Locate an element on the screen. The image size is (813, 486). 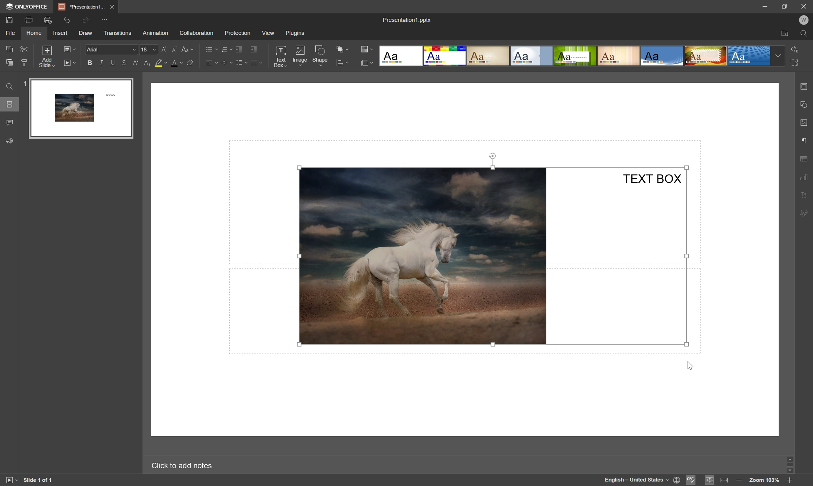
text art settings is located at coordinates (803, 195).